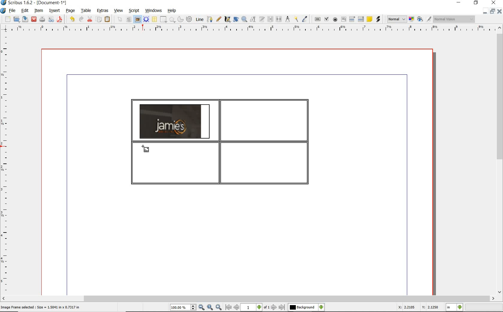 Image resolution: width=503 pixels, height=312 pixels. What do you see at coordinates (305, 19) in the screenshot?
I see `eye dropper` at bounding box center [305, 19].